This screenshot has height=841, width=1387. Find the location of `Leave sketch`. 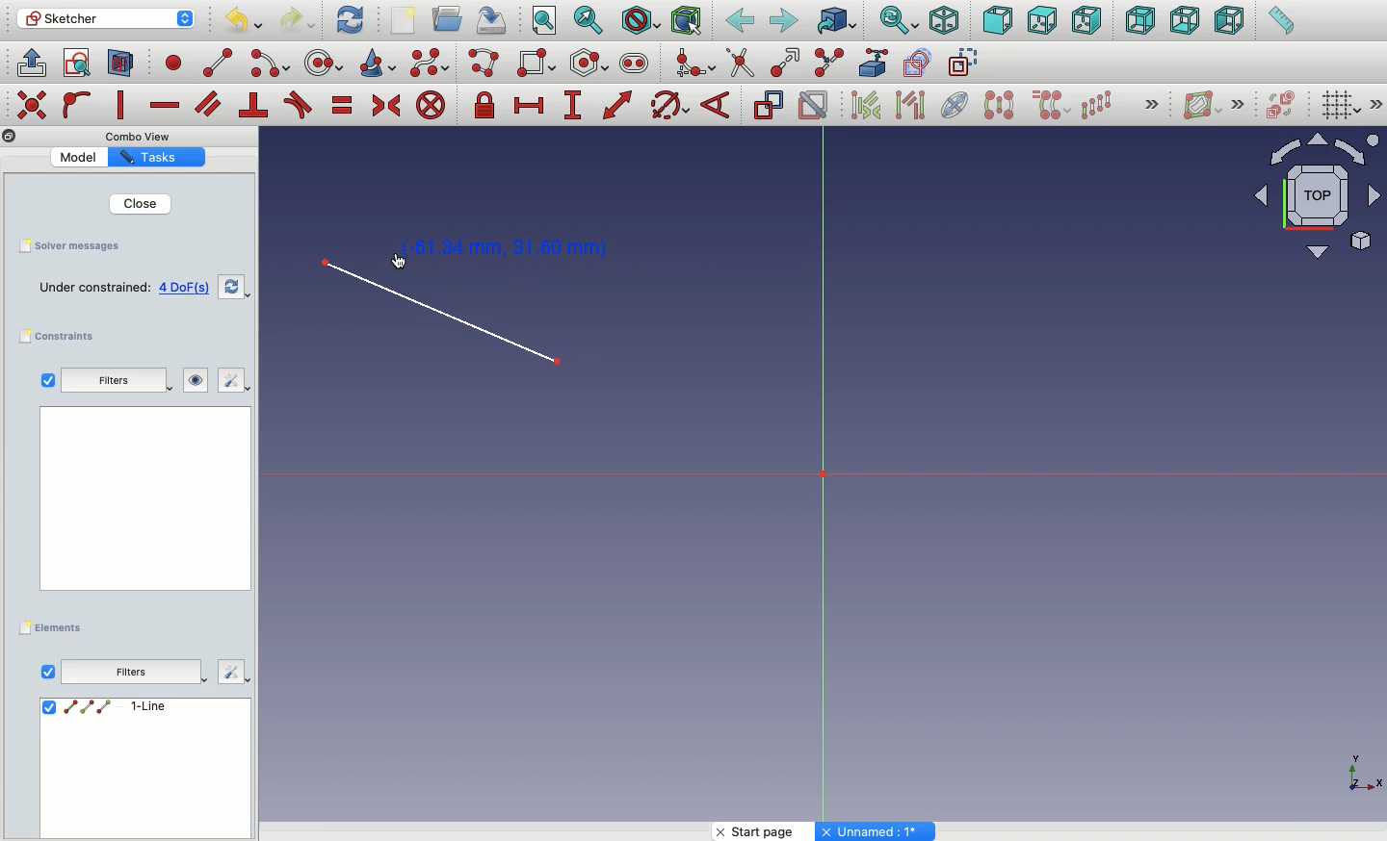

Leave sketch is located at coordinates (31, 62).